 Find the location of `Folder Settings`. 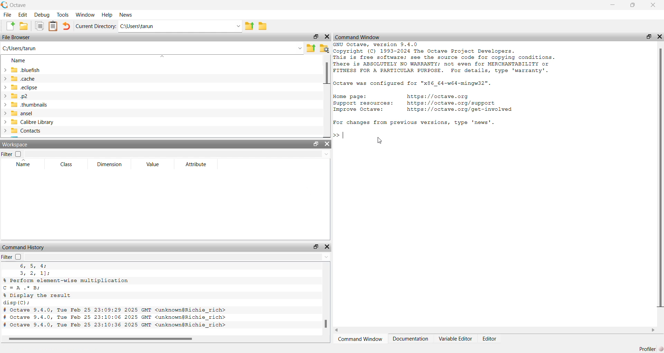

Folder Settings is located at coordinates (325, 48).